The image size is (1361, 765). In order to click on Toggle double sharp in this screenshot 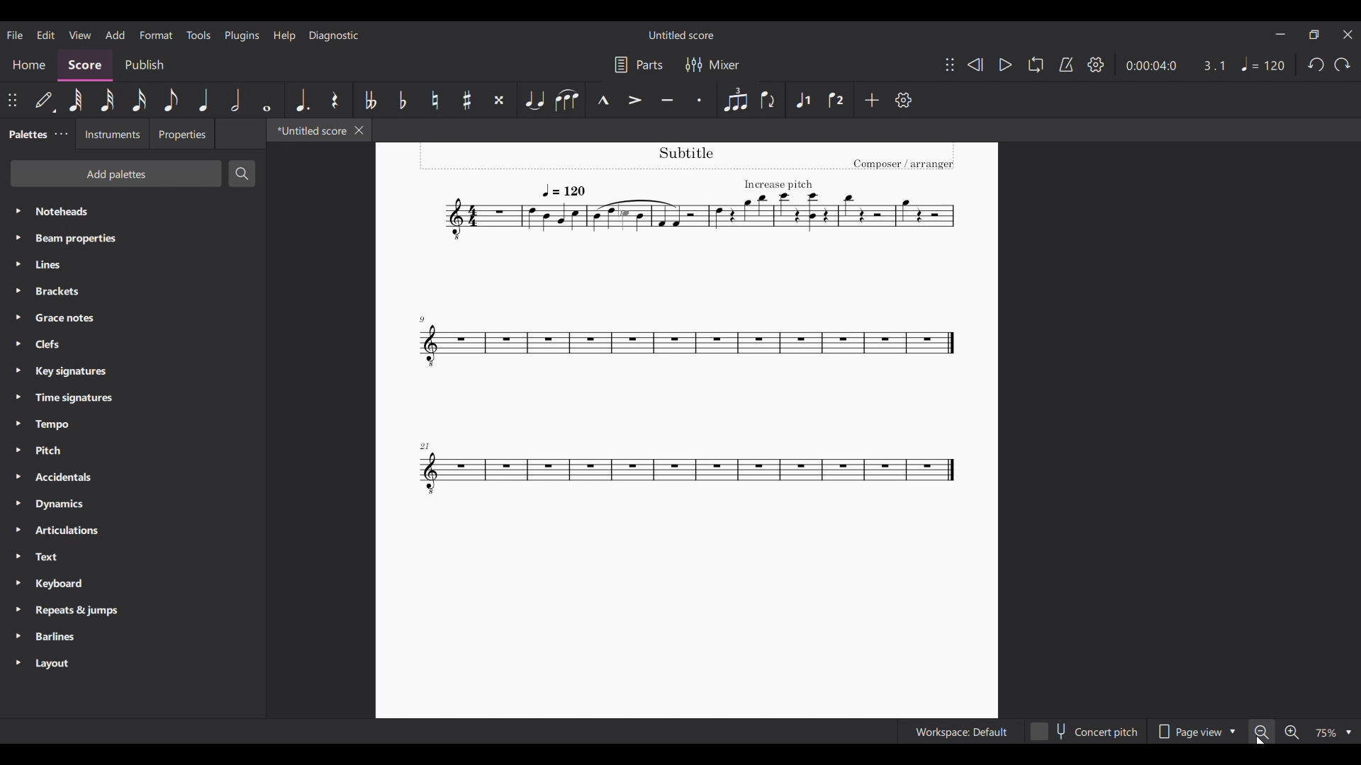, I will do `click(499, 100)`.